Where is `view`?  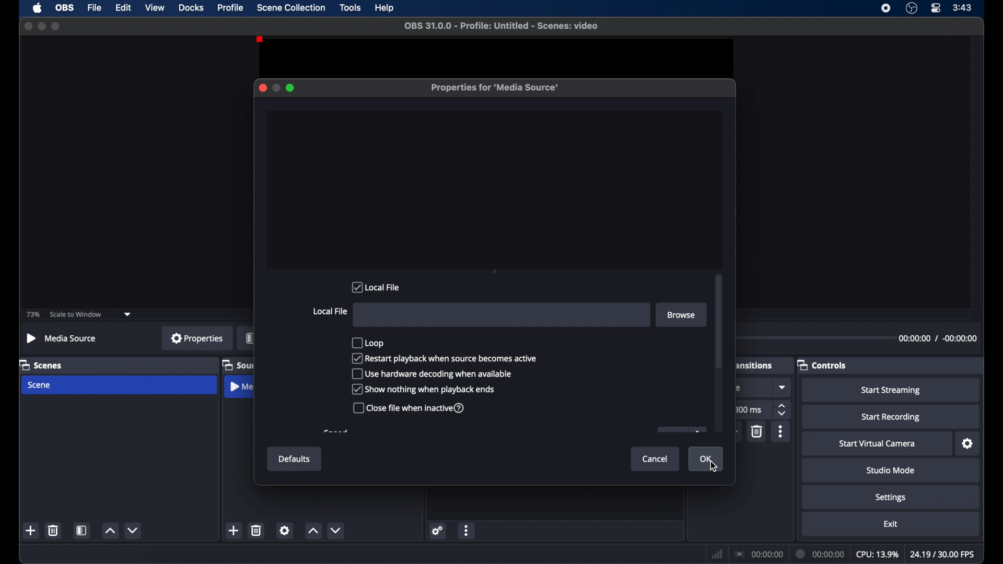
view is located at coordinates (155, 7).